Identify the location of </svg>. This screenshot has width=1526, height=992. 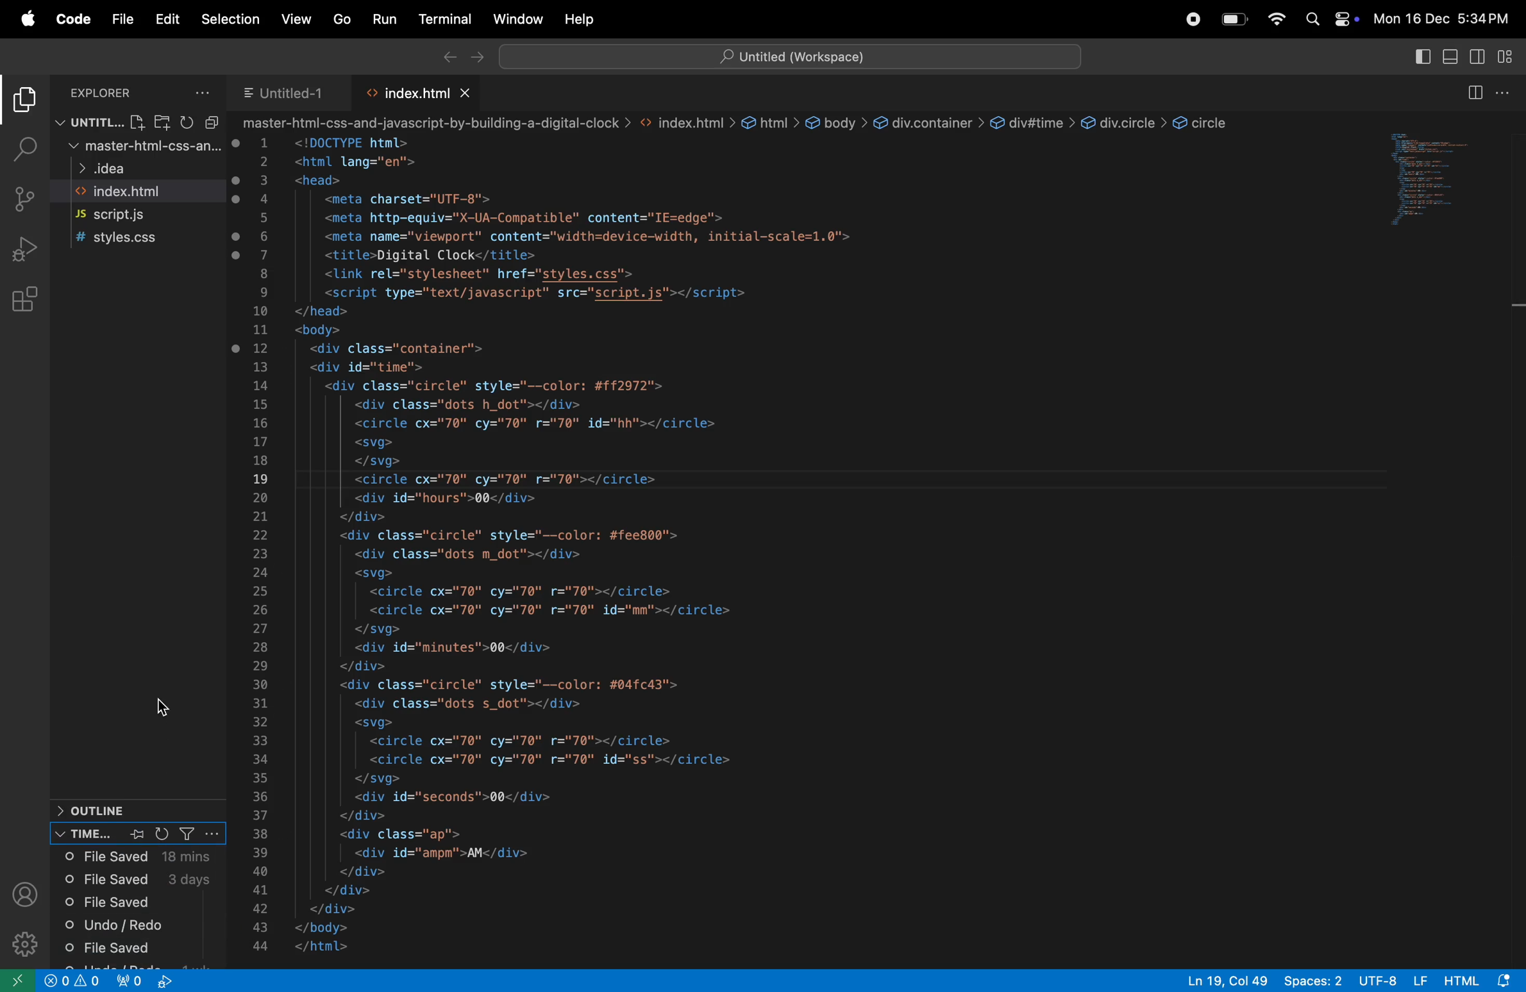
(375, 629).